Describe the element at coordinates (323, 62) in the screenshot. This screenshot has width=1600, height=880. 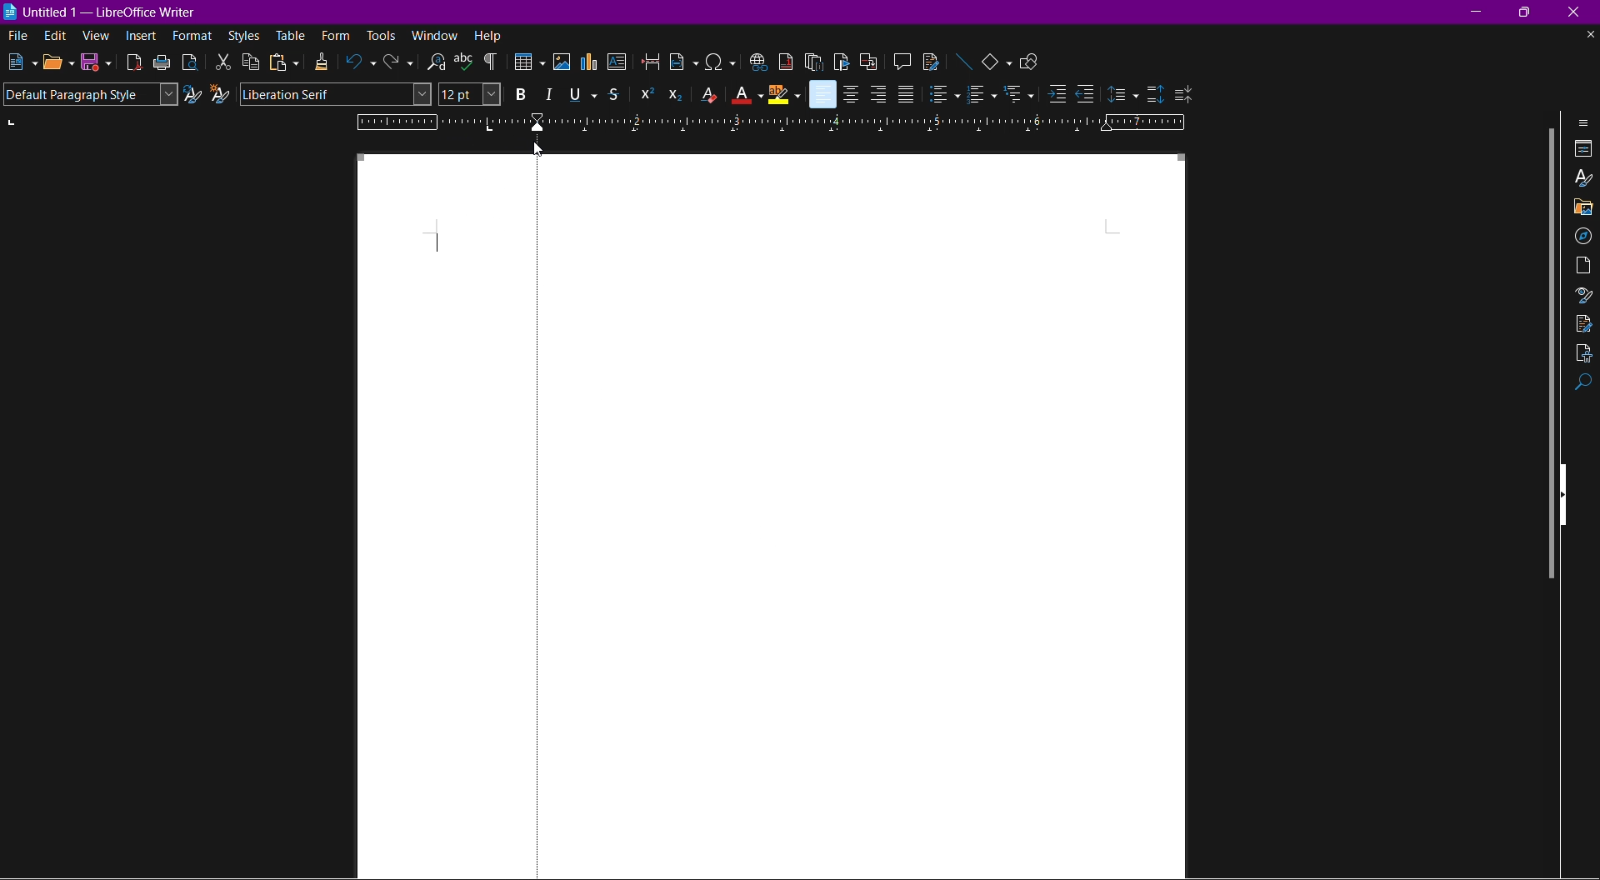
I see `Copy Formatting` at that location.